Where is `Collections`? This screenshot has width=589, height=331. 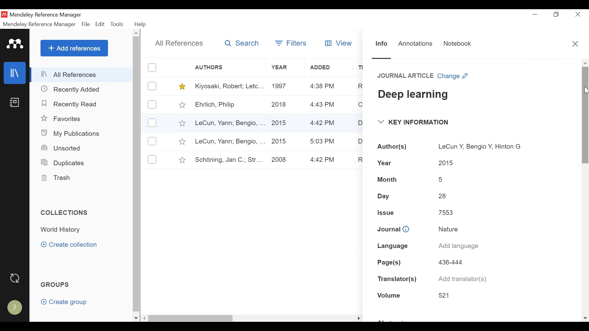
Collections is located at coordinates (67, 213).